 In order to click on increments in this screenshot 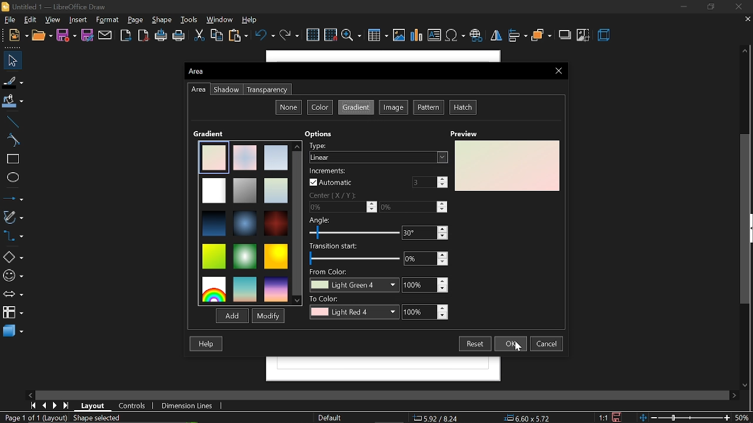, I will do `click(427, 182)`.